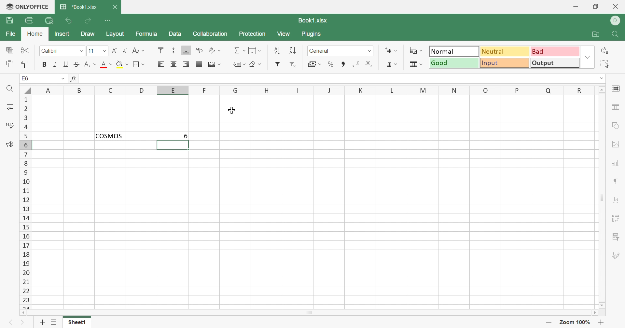 Image resolution: width=625 pixels, height=328 pixels. I want to click on 6, so click(183, 136).